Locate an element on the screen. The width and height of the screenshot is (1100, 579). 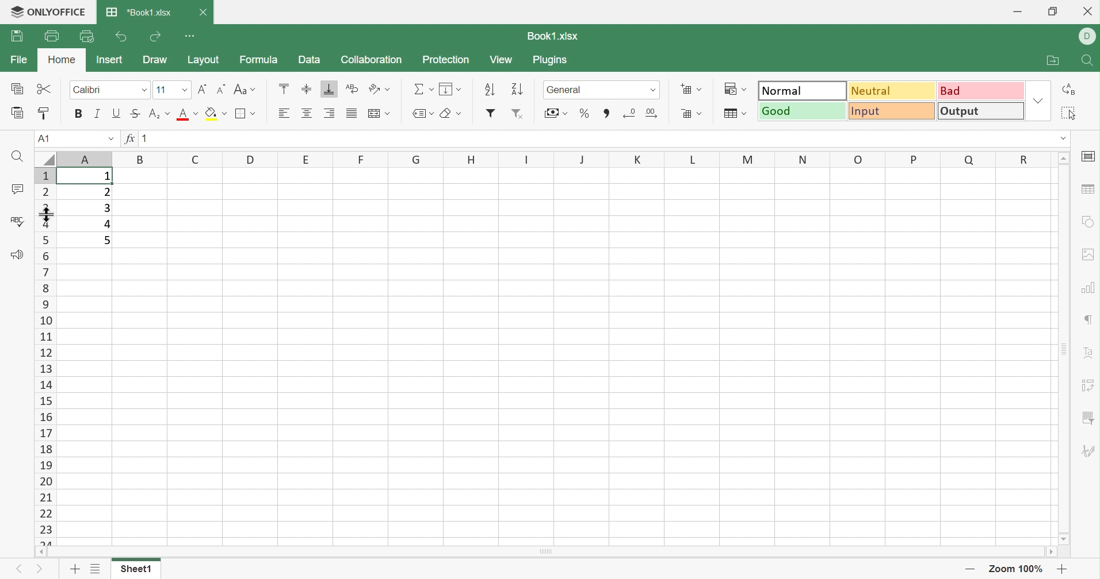
Slide settings is located at coordinates (1086, 157).